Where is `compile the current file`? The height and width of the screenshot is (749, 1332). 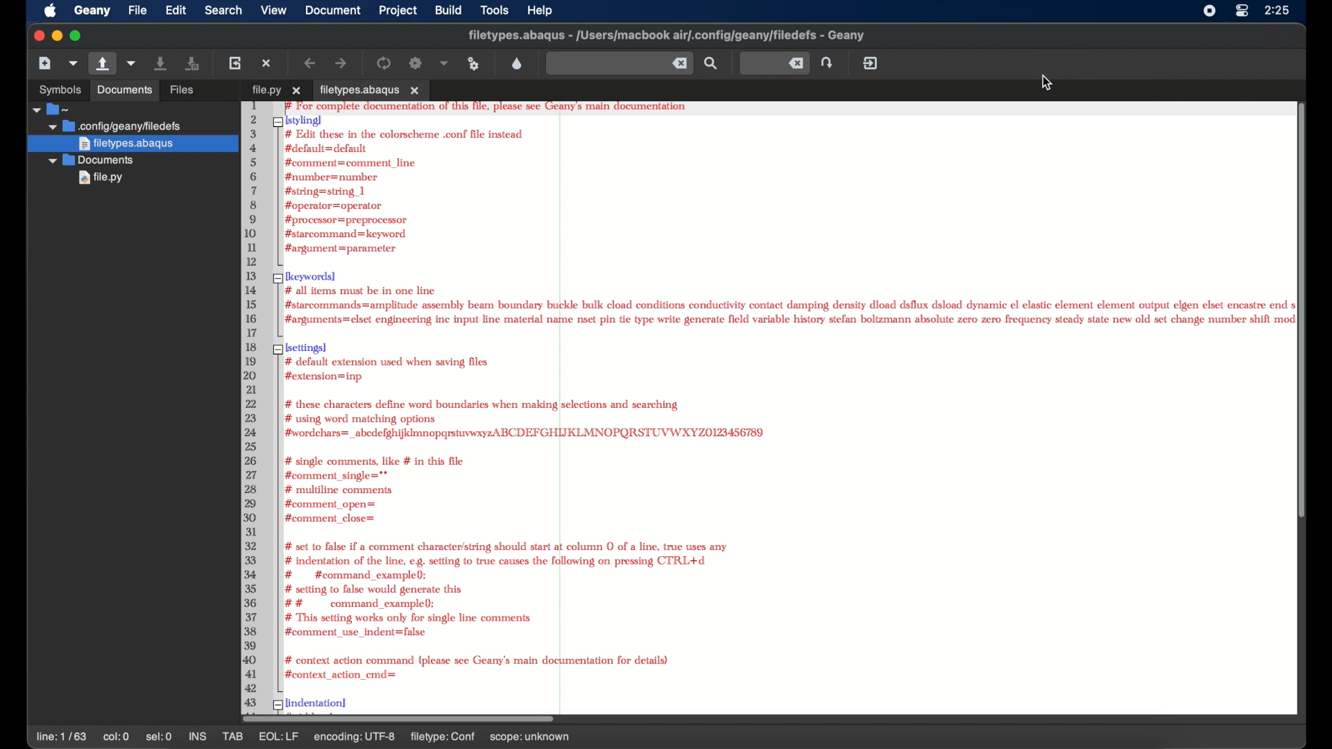 compile the current file is located at coordinates (386, 63).